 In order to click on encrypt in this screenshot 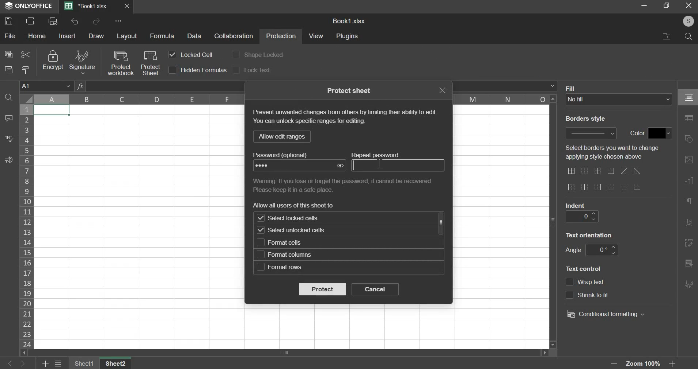, I will do `click(52, 61)`.